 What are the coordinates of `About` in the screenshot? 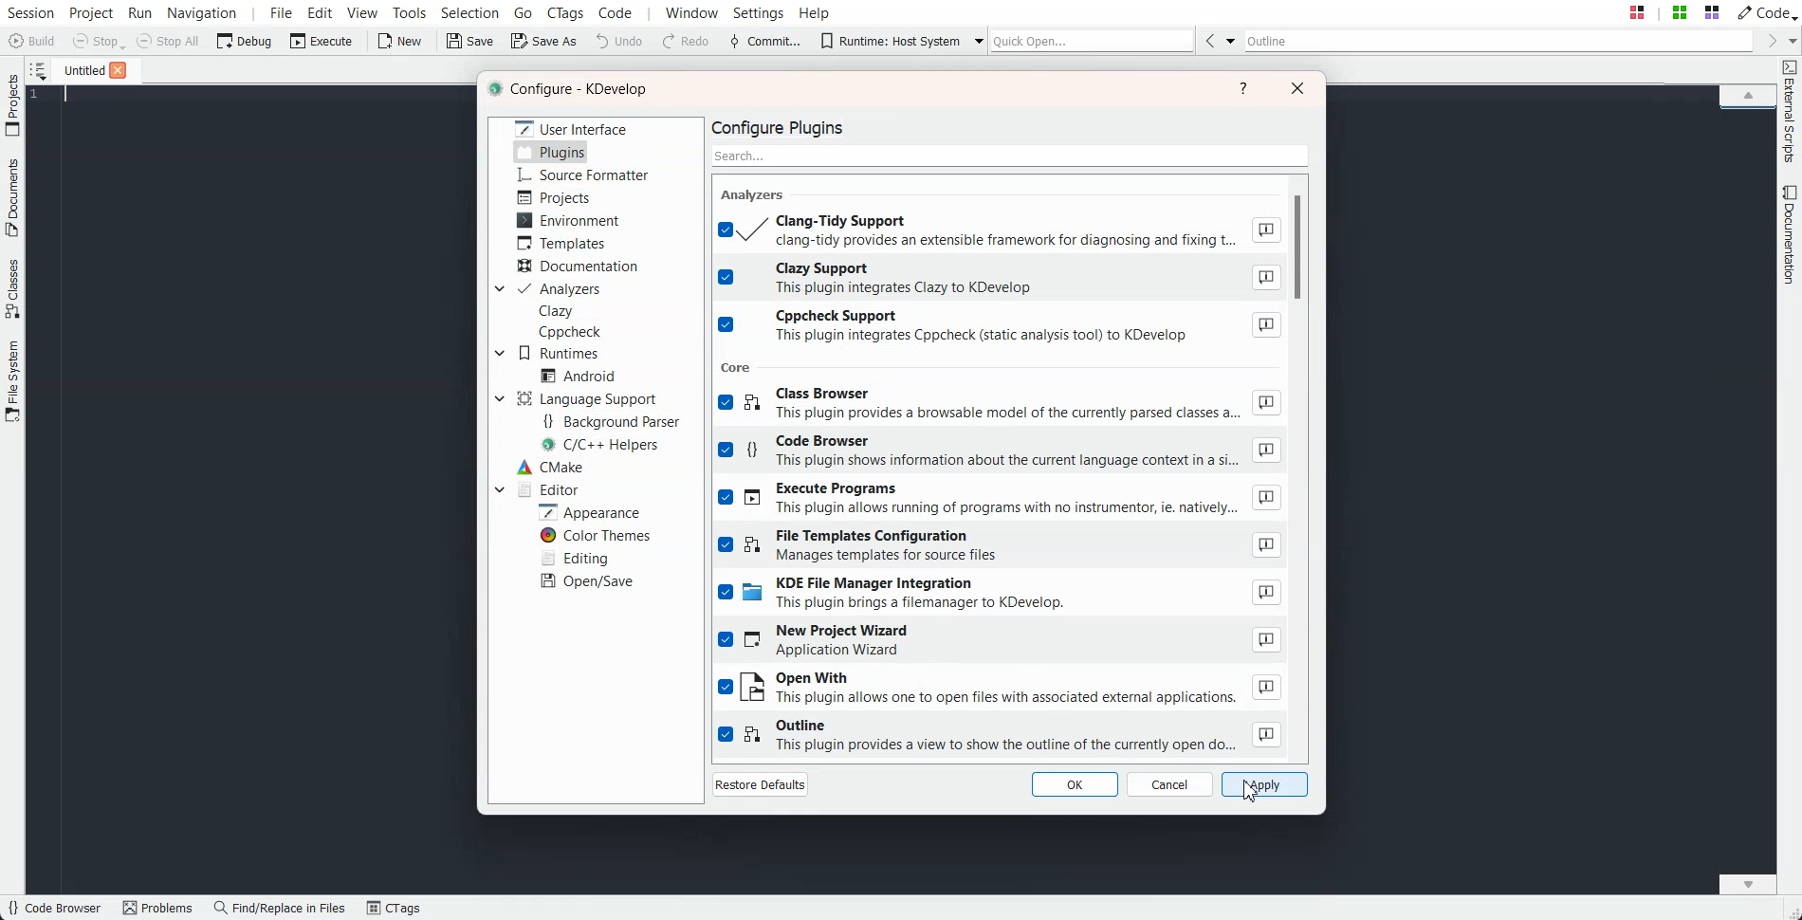 It's located at (1267, 593).